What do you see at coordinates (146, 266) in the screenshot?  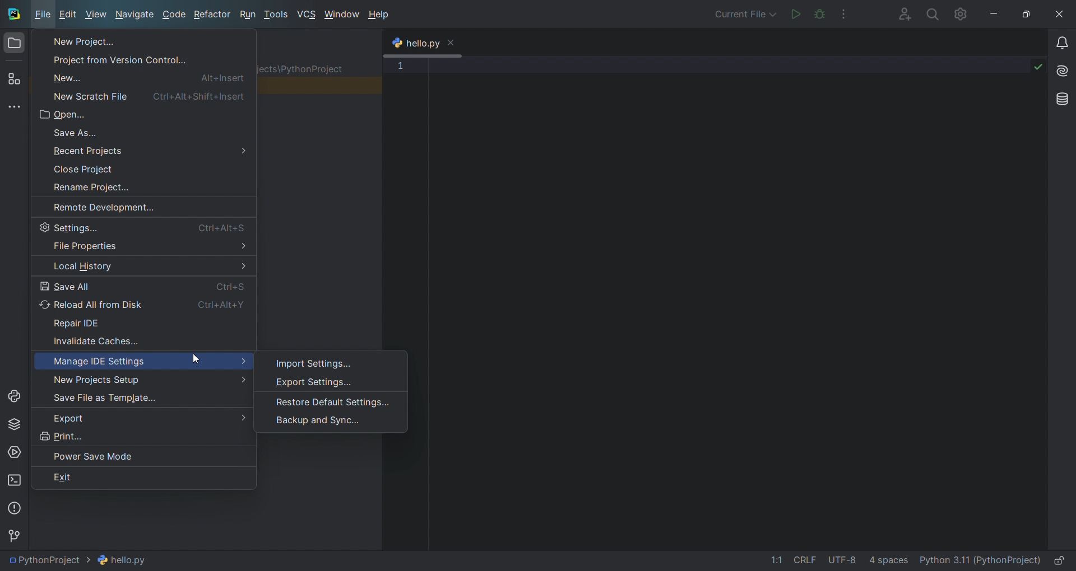 I see `history` at bounding box center [146, 266].